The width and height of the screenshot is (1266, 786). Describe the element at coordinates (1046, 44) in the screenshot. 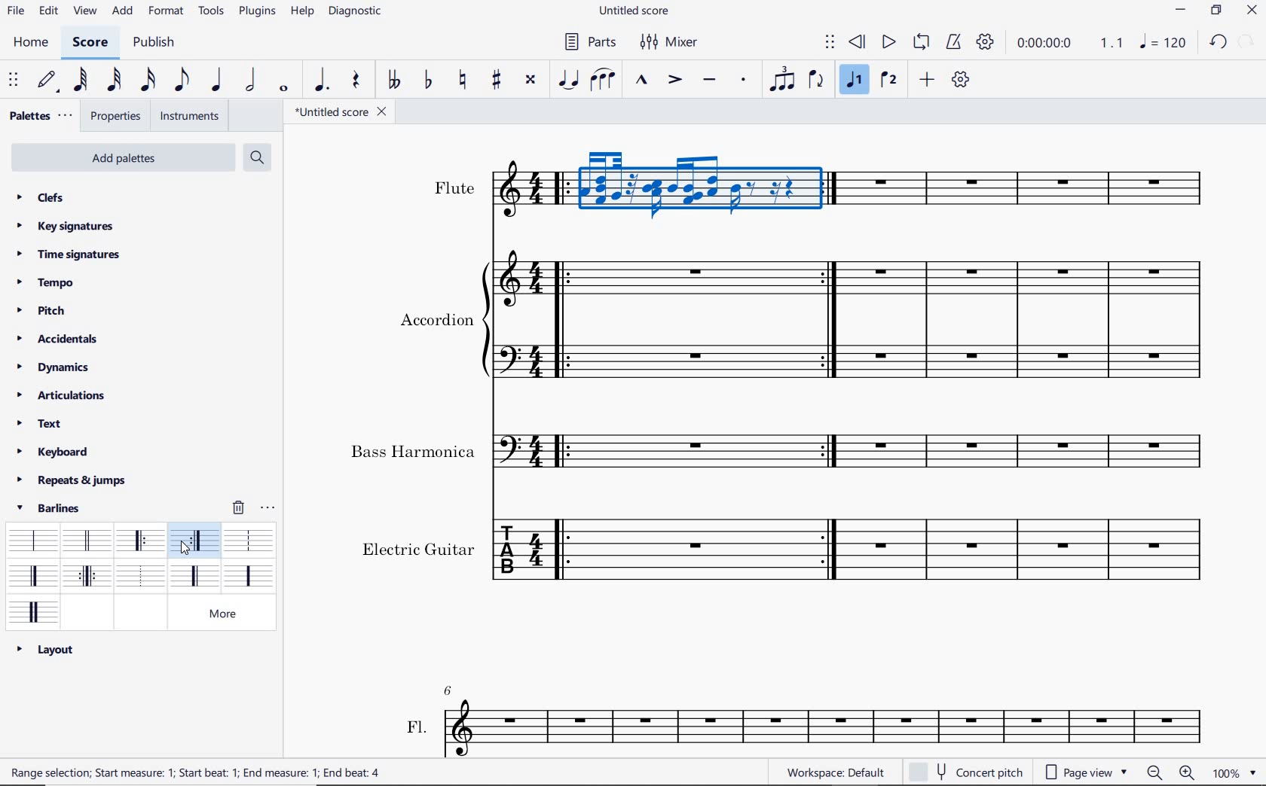

I see `playback time` at that location.